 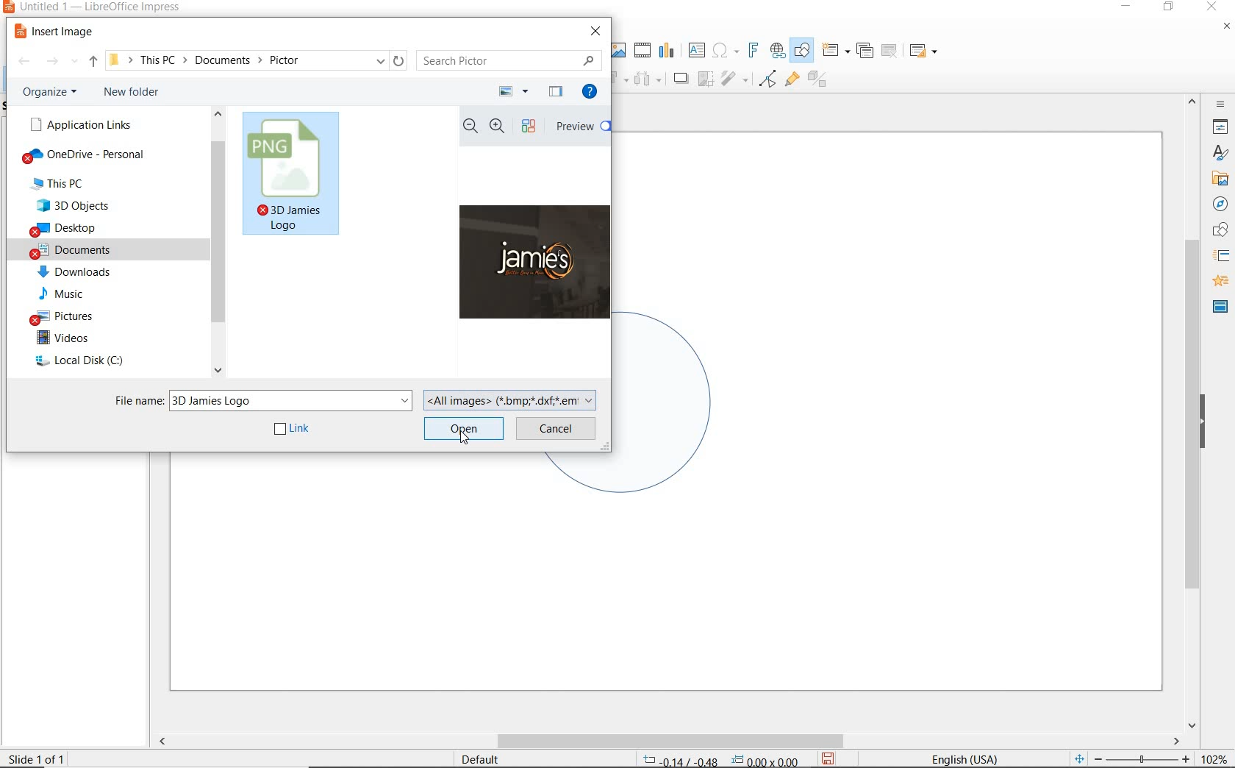 What do you see at coordinates (556, 427) in the screenshot?
I see `CANCEL` at bounding box center [556, 427].